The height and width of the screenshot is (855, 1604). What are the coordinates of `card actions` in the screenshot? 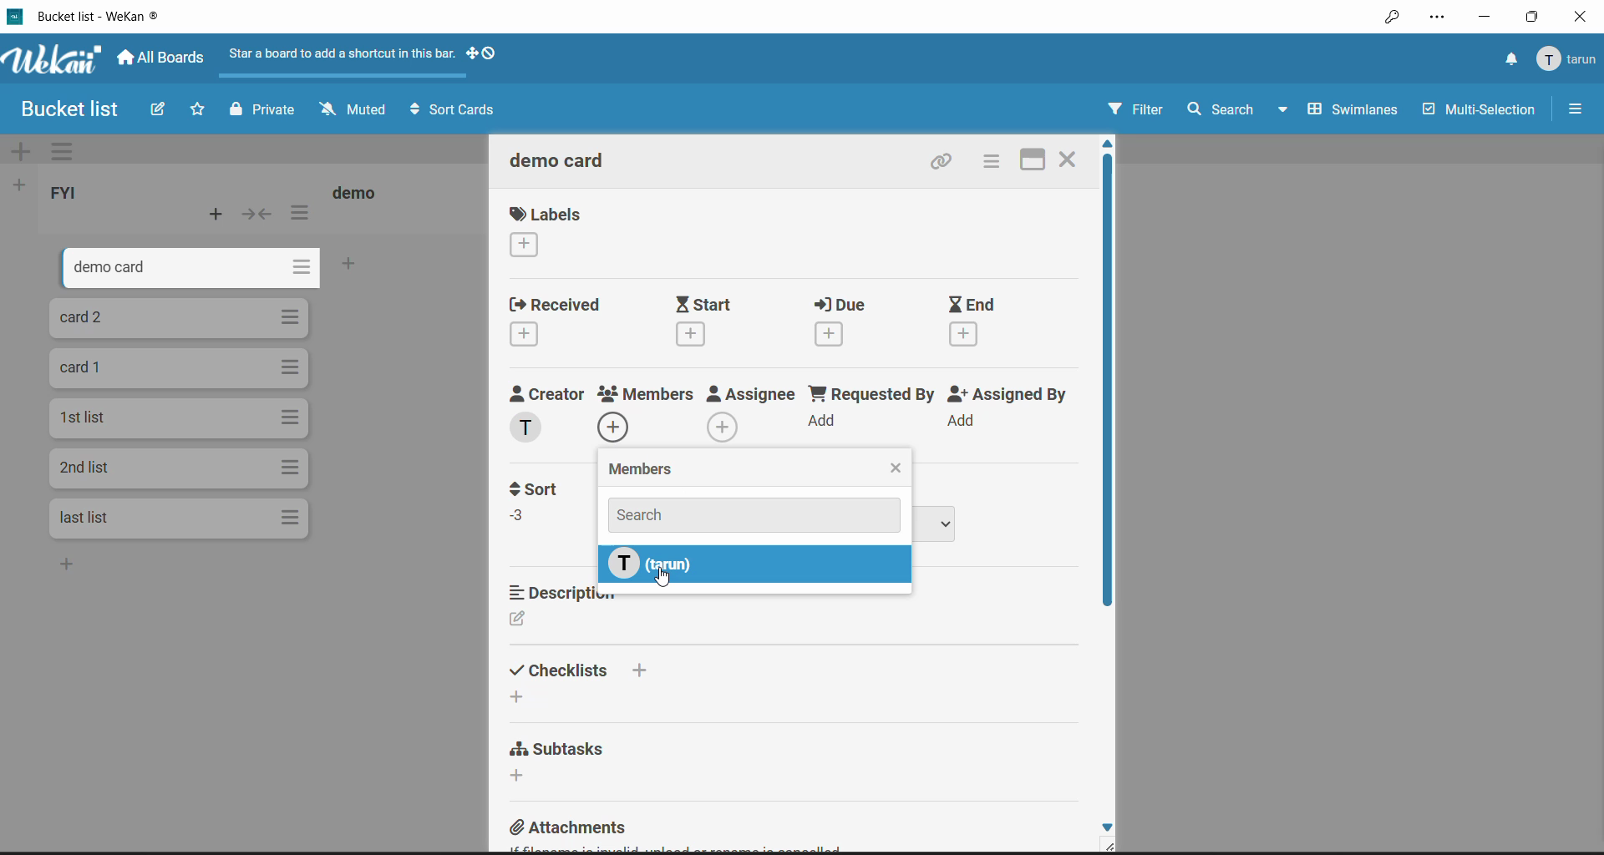 It's located at (292, 418).